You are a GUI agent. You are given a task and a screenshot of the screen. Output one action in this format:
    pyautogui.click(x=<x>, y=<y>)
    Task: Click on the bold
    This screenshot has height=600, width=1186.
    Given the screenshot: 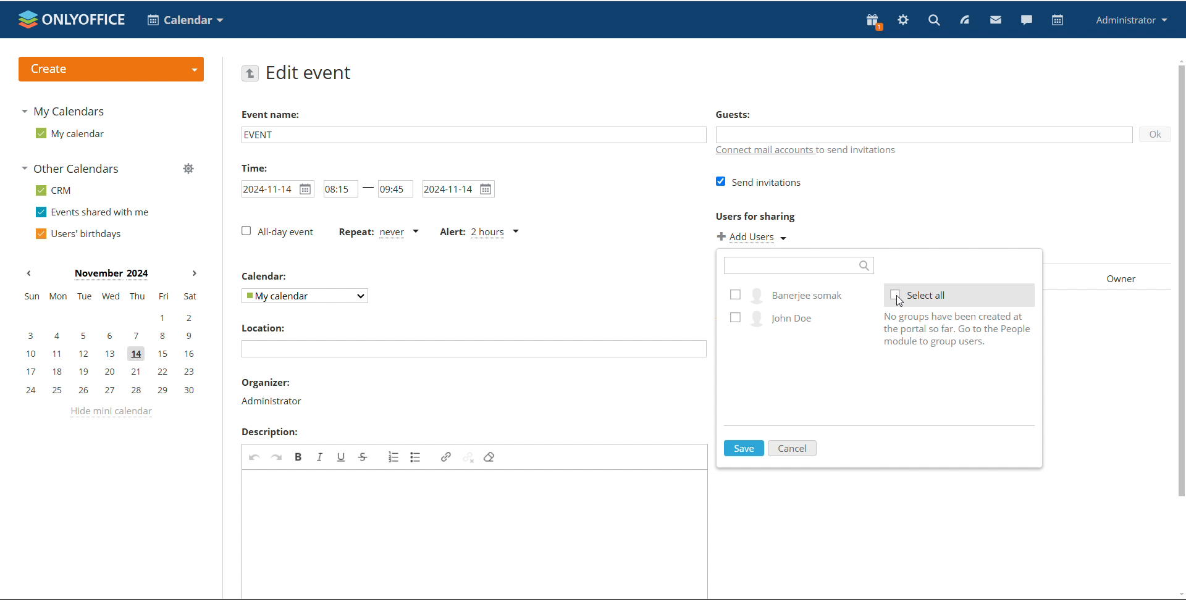 What is the action you would take?
    pyautogui.click(x=298, y=456)
    